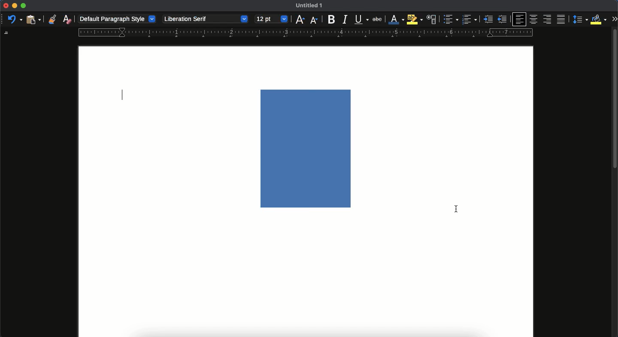  Describe the element at coordinates (615, 184) in the screenshot. I see `scroll` at that location.